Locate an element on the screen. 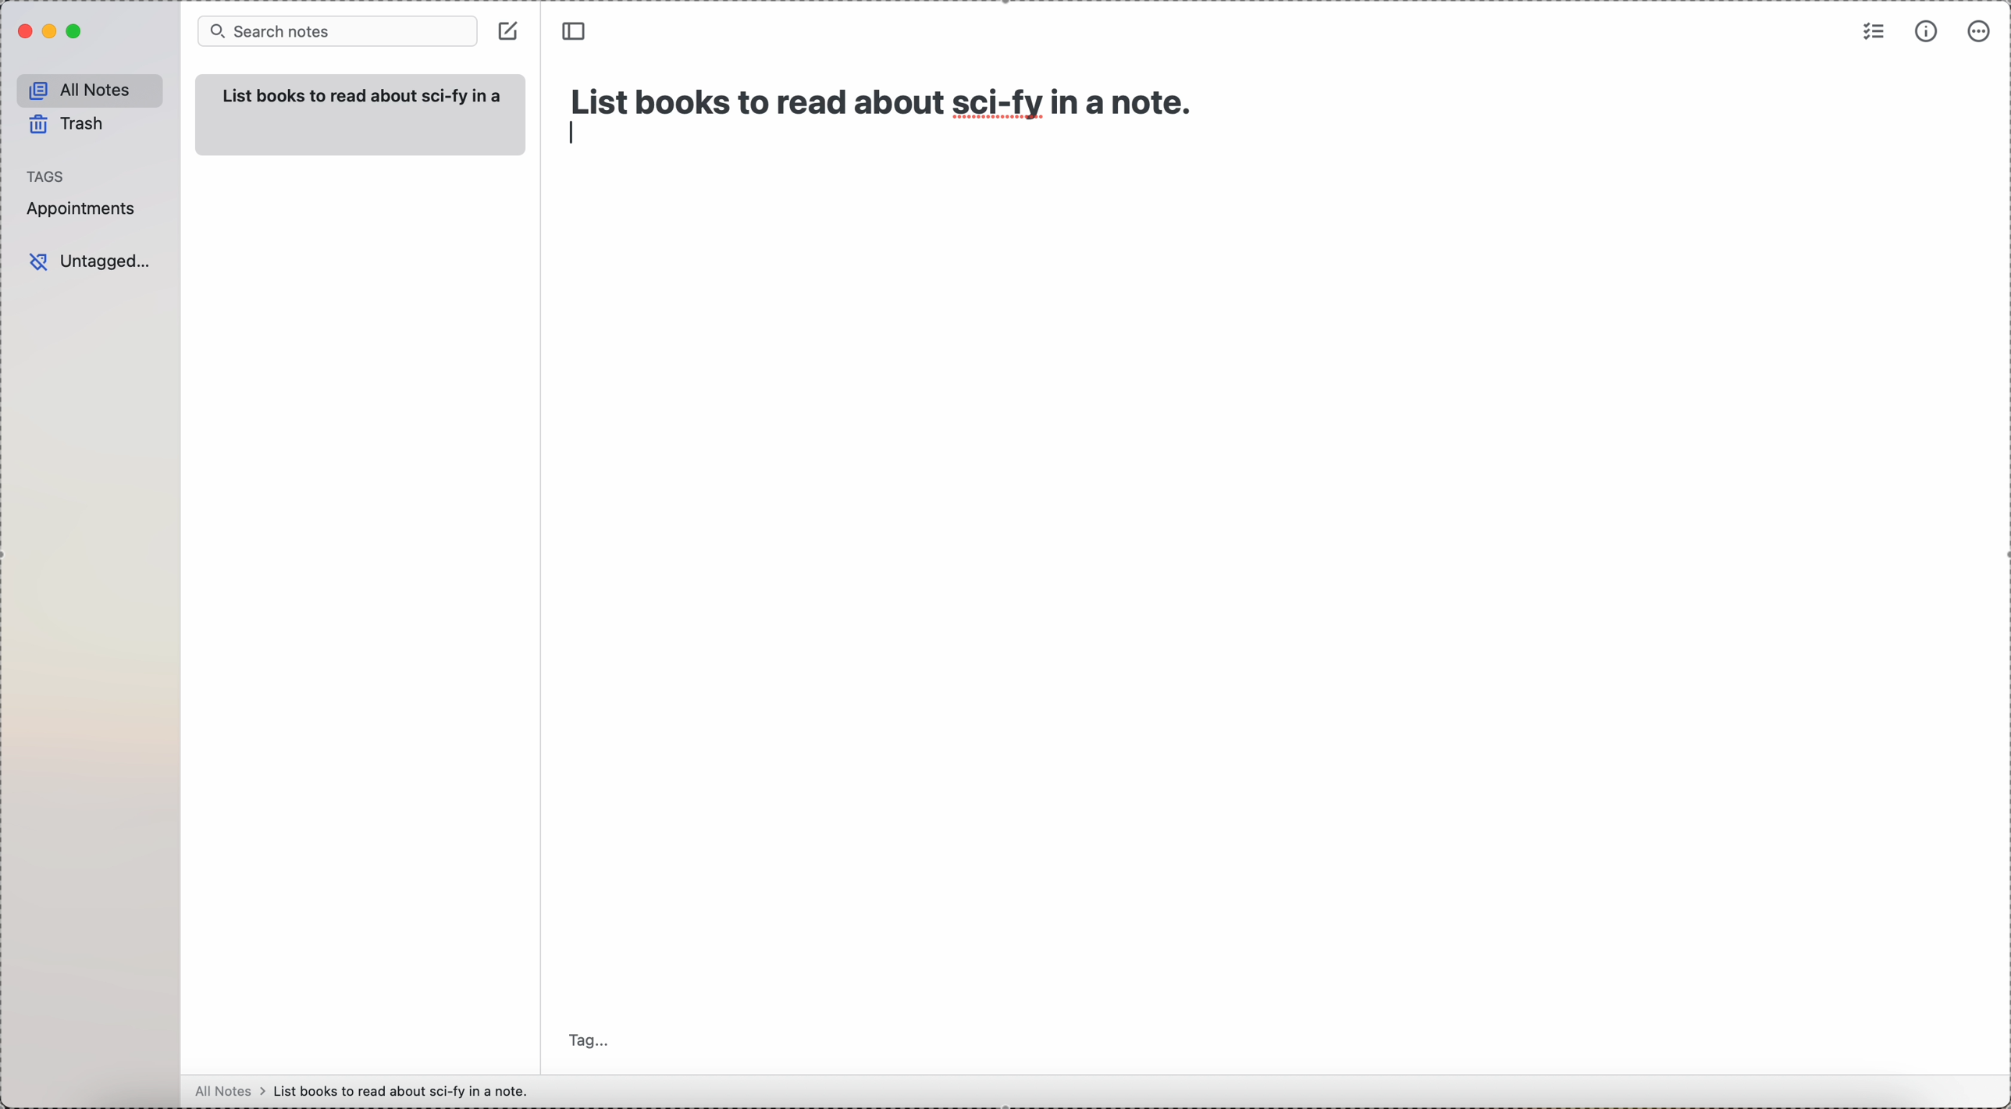 The height and width of the screenshot is (1109, 2011). tag... is located at coordinates (589, 1029).